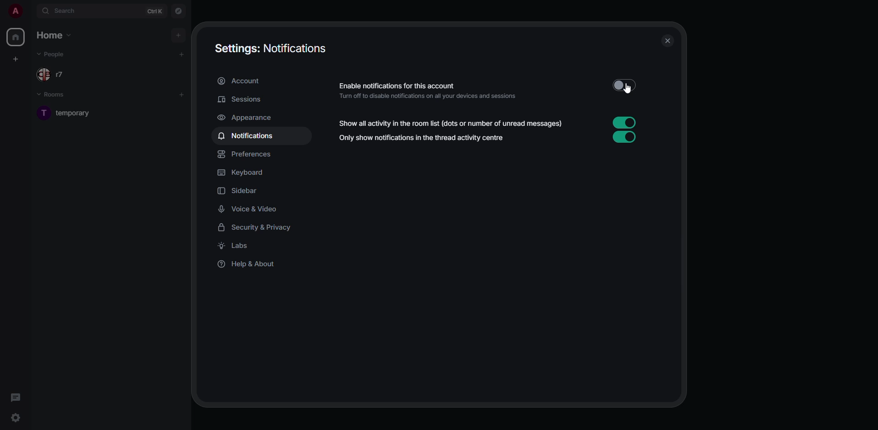 This screenshot has height=430, width=878. Describe the element at coordinates (16, 417) in the screenshot. I see `quick settings` at that location.